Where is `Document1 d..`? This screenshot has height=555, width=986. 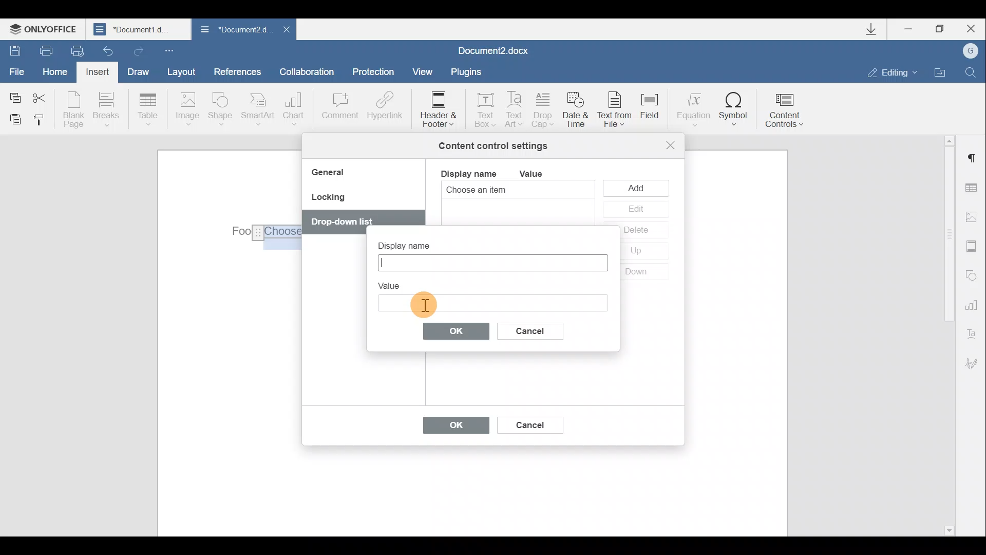
Document1 d.. is located at coordinates (140, 29).